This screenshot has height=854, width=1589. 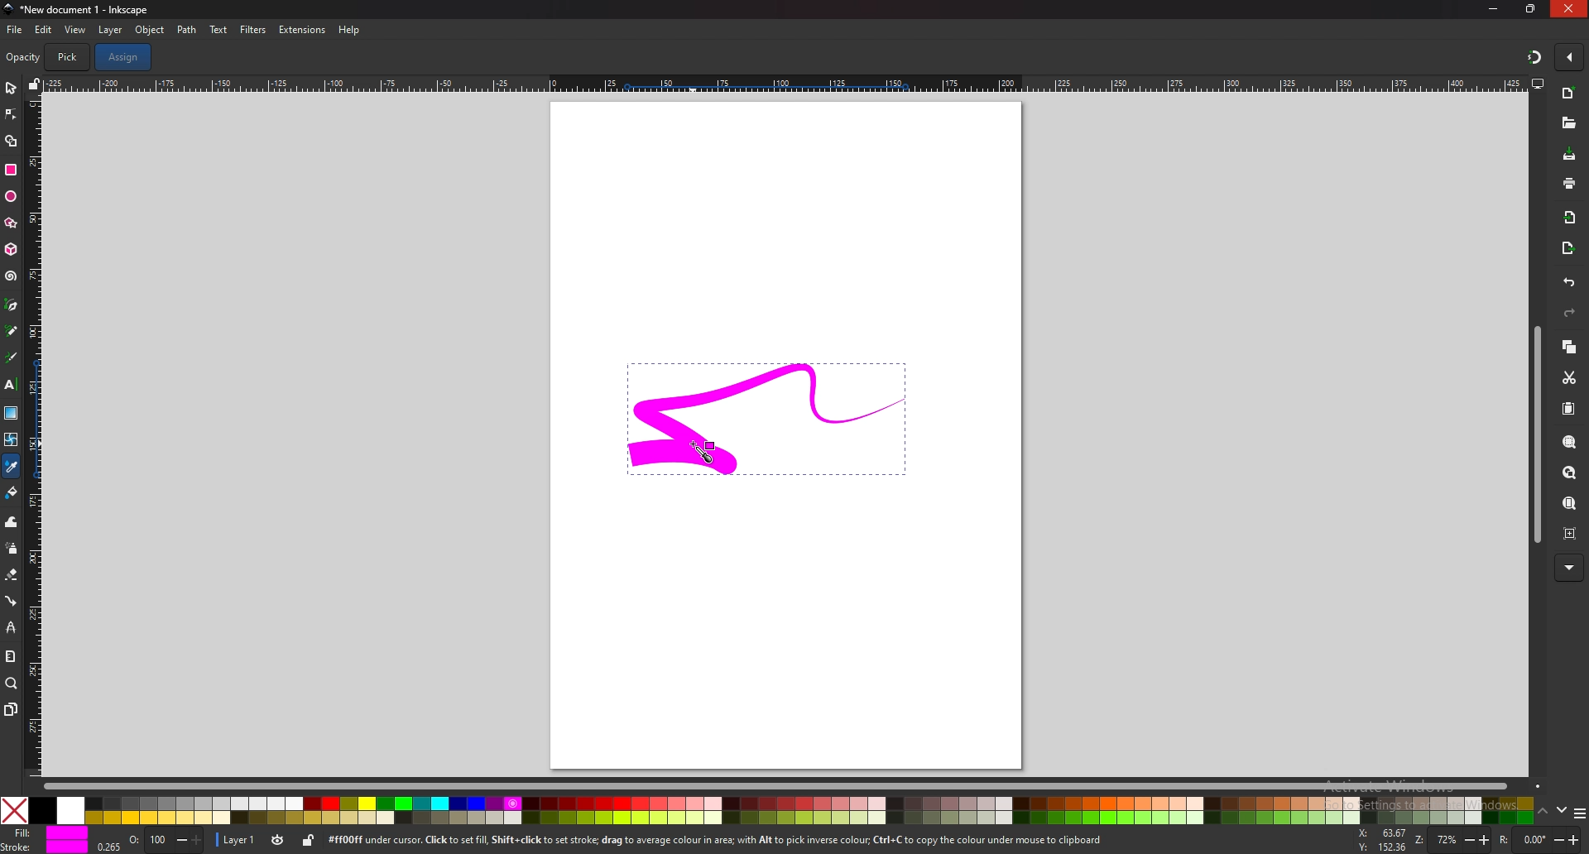 I want to click on export, so click(x=1568, y=248).